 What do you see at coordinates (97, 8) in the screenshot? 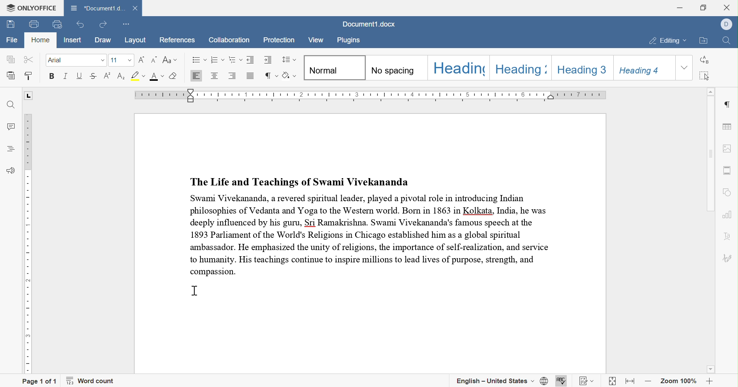
I see `document1.d` at bounding box center [97, 8].